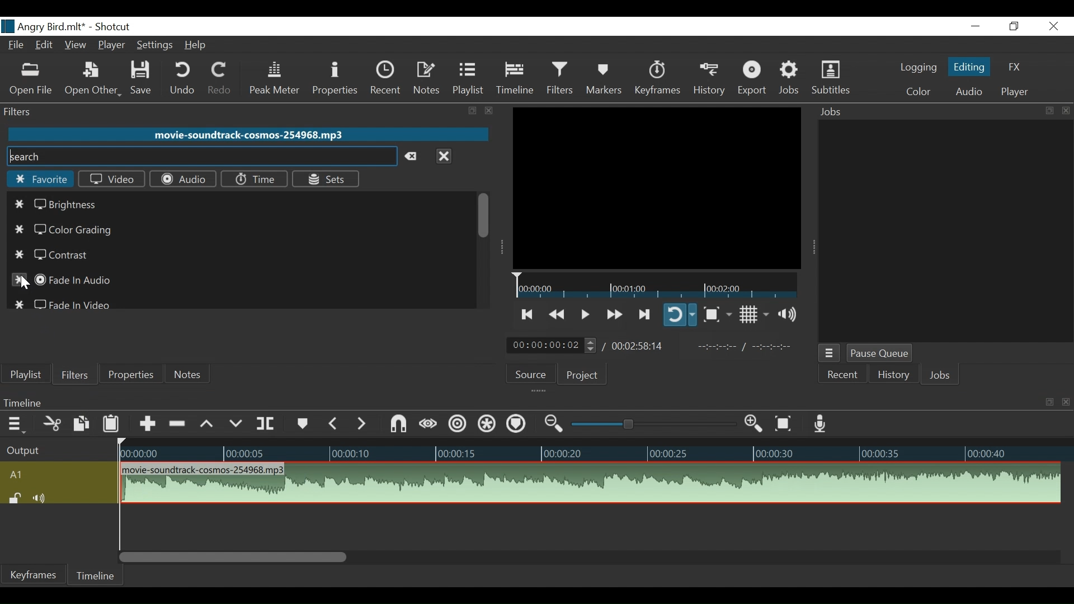 The height and width of the screenshot is (604, 1074). I want to click on Properties, so click(129, 374).